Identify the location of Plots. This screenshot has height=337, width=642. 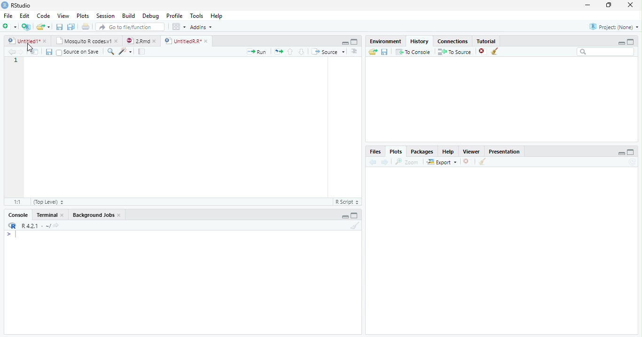
(83, 15).